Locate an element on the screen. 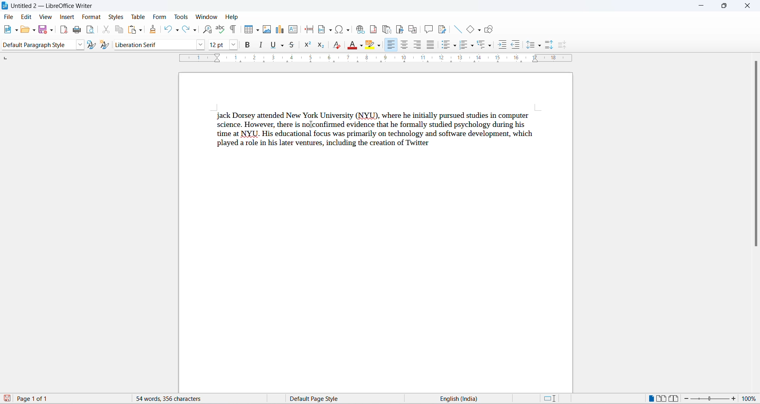 The width and height of the screenshot is (760, 404). new file is located at coordinates (9, 29).